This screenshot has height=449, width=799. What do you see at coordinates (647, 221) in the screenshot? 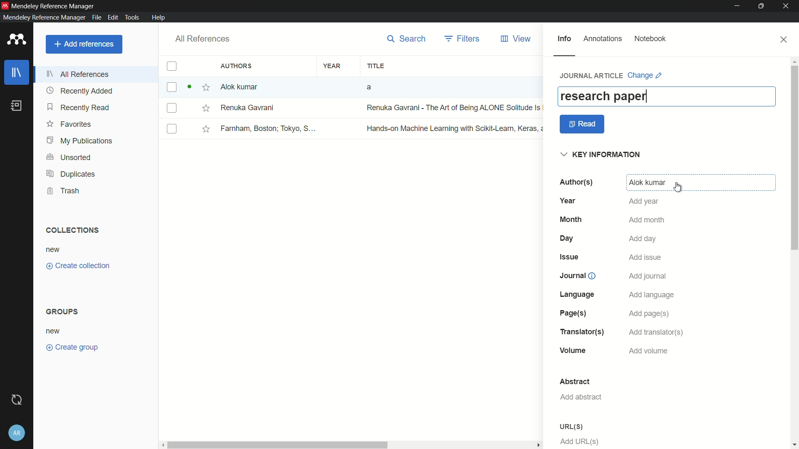
I see `add month` at bounding box center [647, 221].